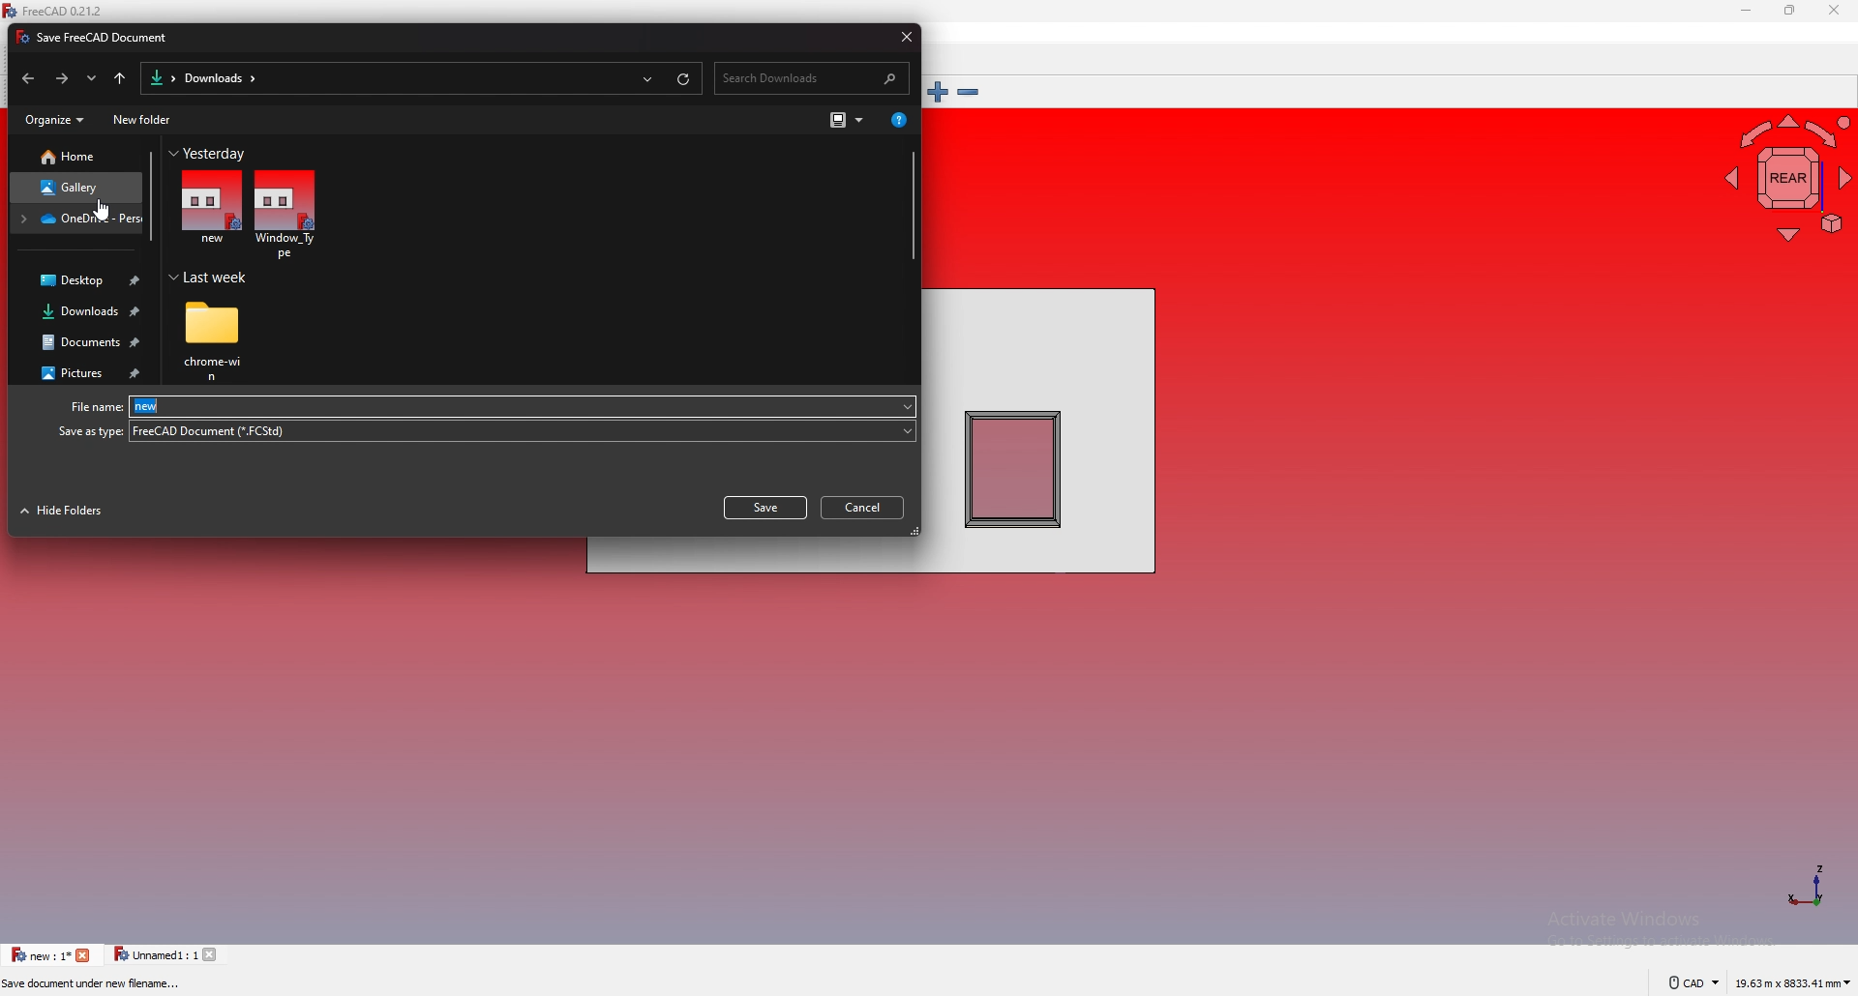  I want to click on close, so click(905, 36).